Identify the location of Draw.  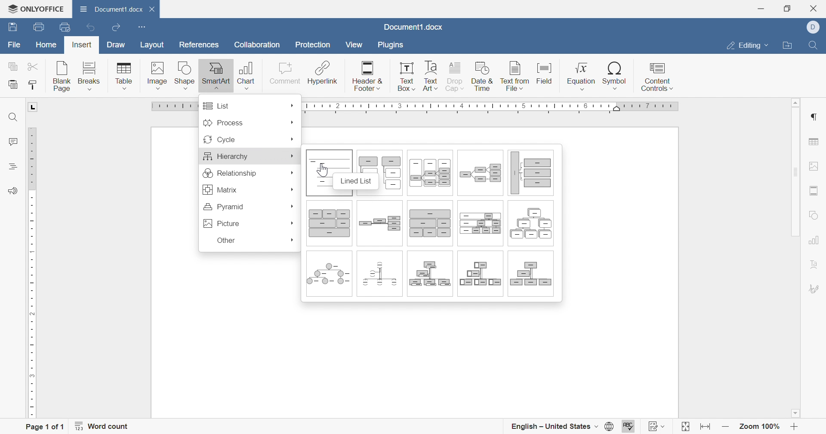
(115, 45).